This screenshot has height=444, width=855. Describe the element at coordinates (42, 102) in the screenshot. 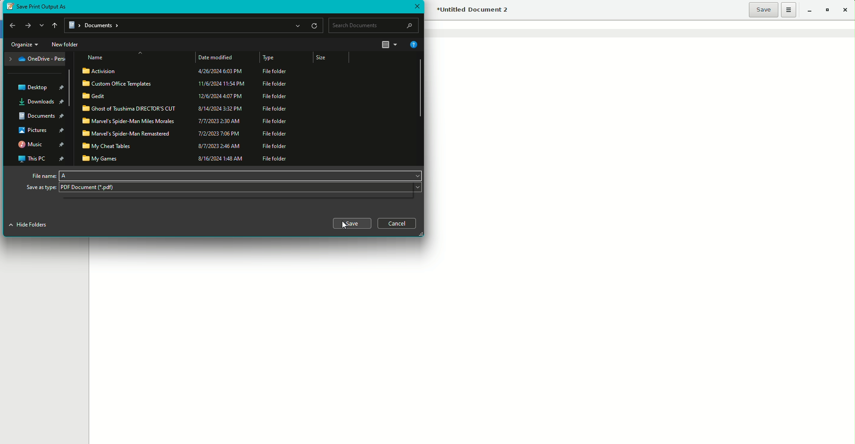

I see `Downloads` at that location.